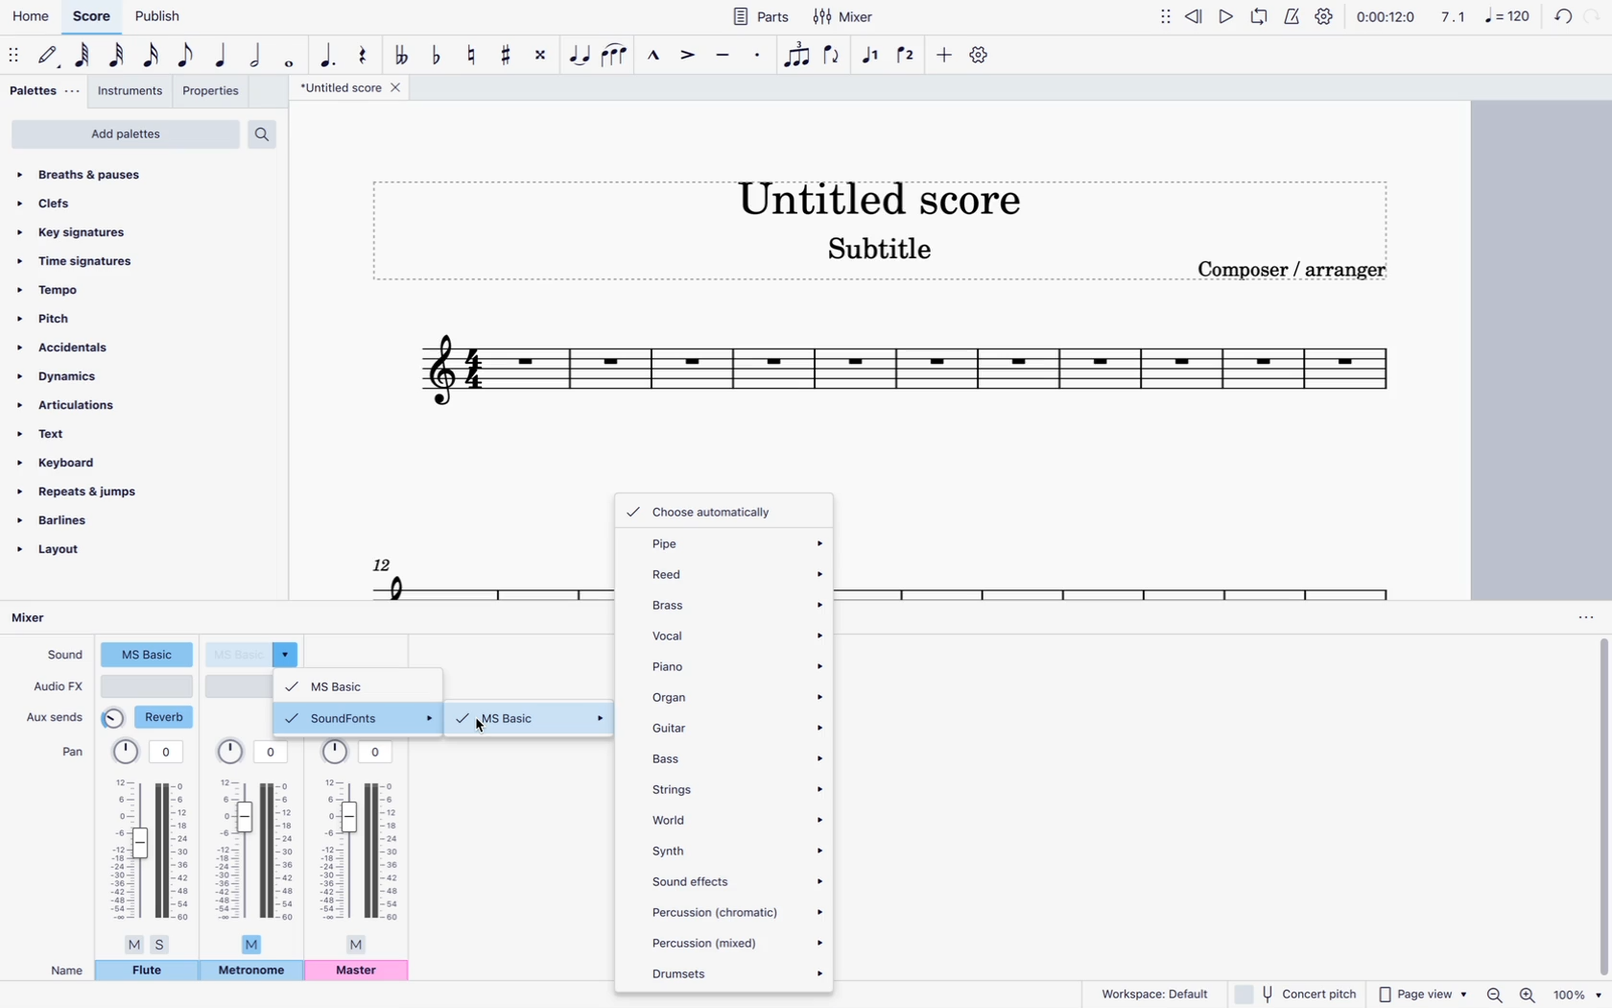  What do you see at coordinates (437, 53) in the screenshot?
I see `toggle flat` at bounding box center [437, 53].